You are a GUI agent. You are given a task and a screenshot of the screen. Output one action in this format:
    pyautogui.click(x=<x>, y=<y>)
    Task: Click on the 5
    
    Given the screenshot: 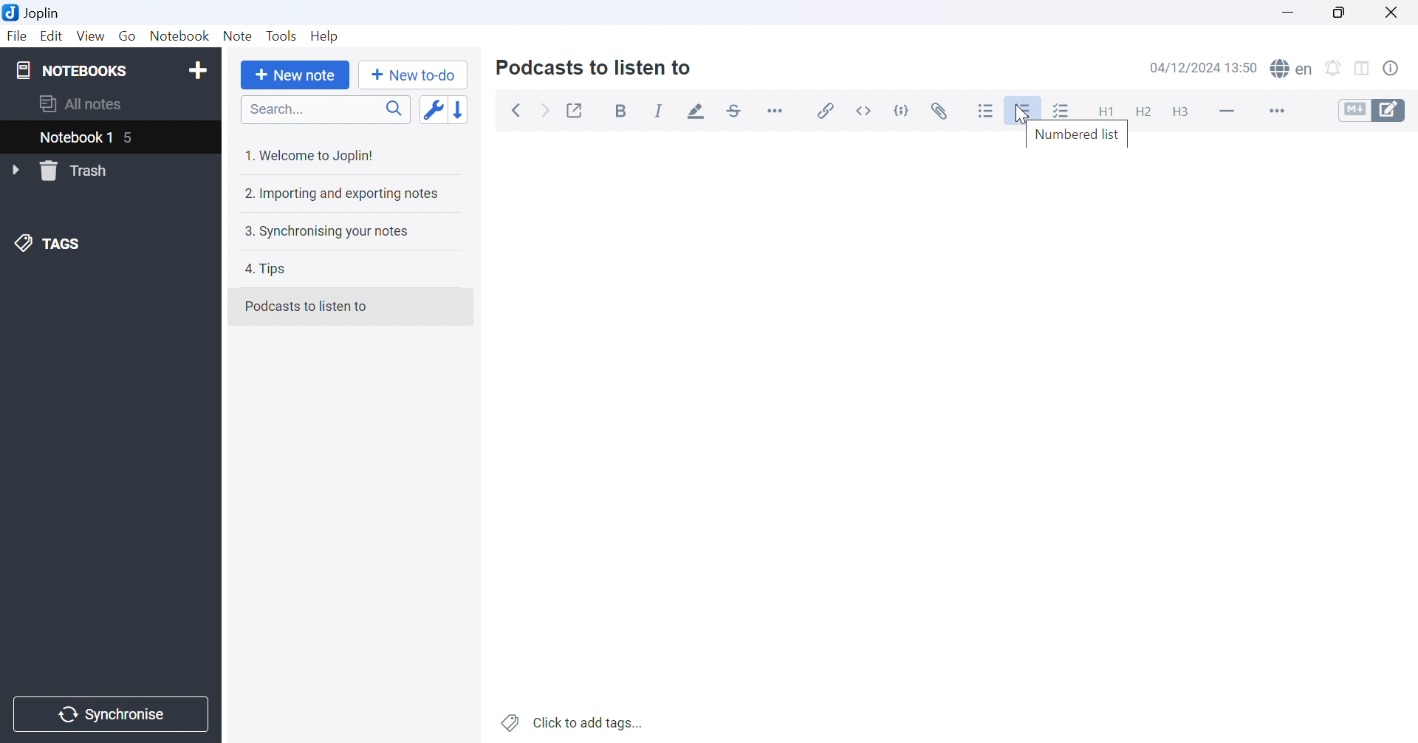 What is the action you would take?
    pyautogui.click(x=137, y=139)
    